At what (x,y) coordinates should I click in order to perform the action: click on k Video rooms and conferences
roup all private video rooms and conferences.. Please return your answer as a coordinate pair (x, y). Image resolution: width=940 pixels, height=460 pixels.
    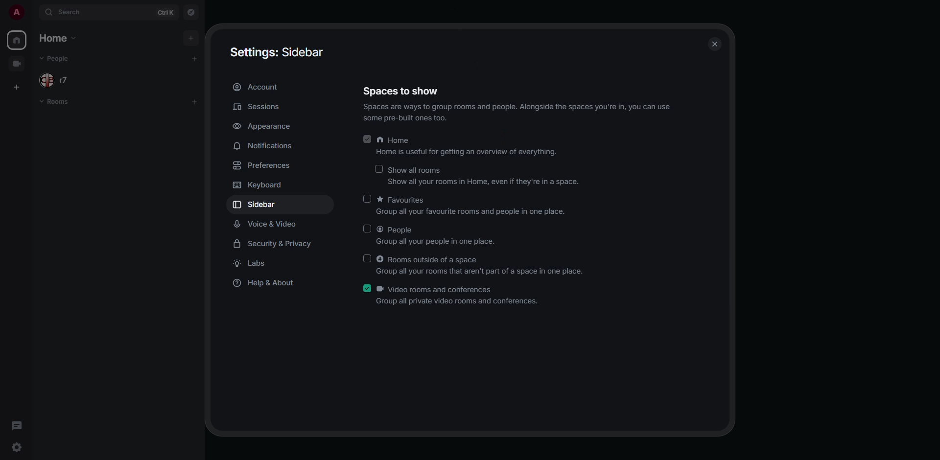
    Looking at the image, I should click on (462, 294).